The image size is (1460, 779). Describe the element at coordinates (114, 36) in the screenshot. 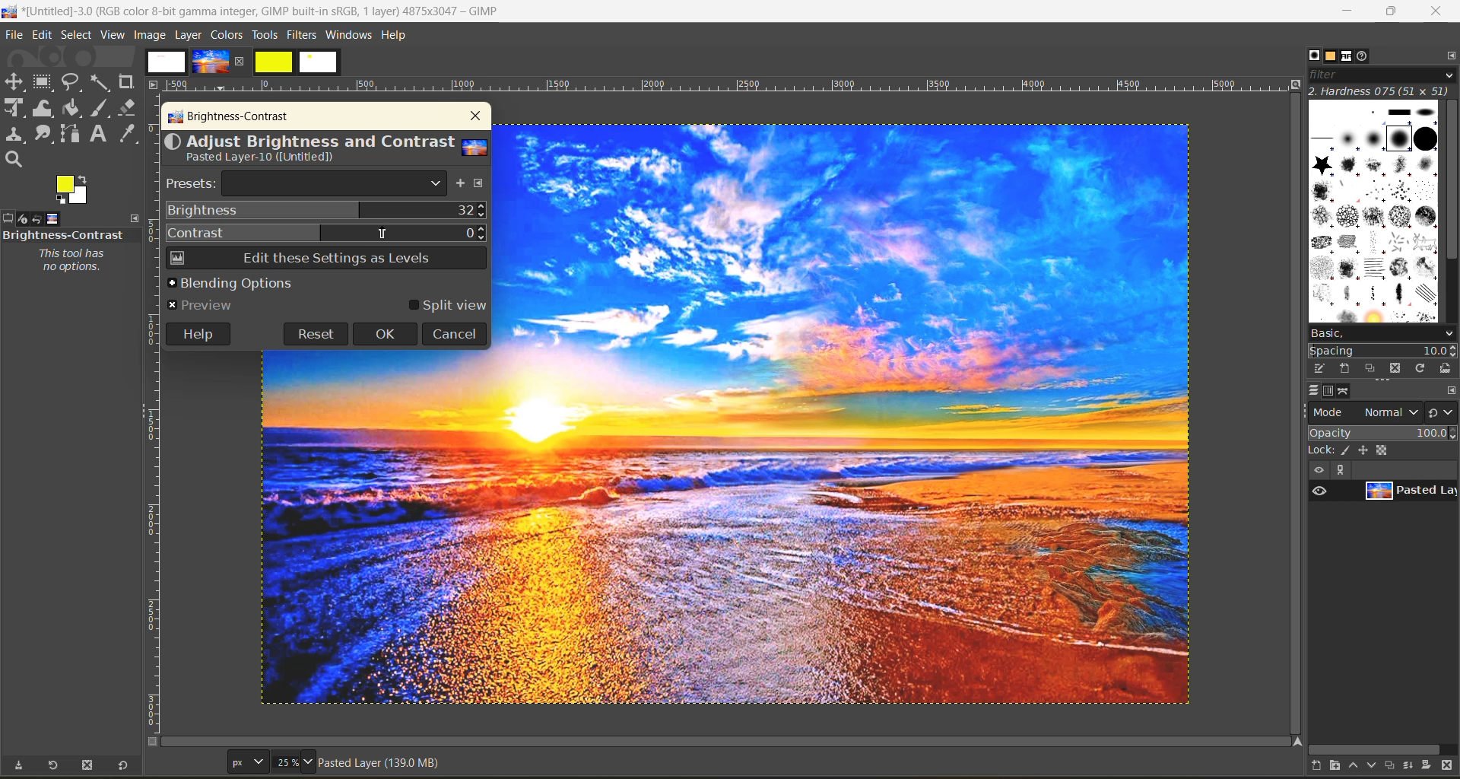

I see `view` at that location.